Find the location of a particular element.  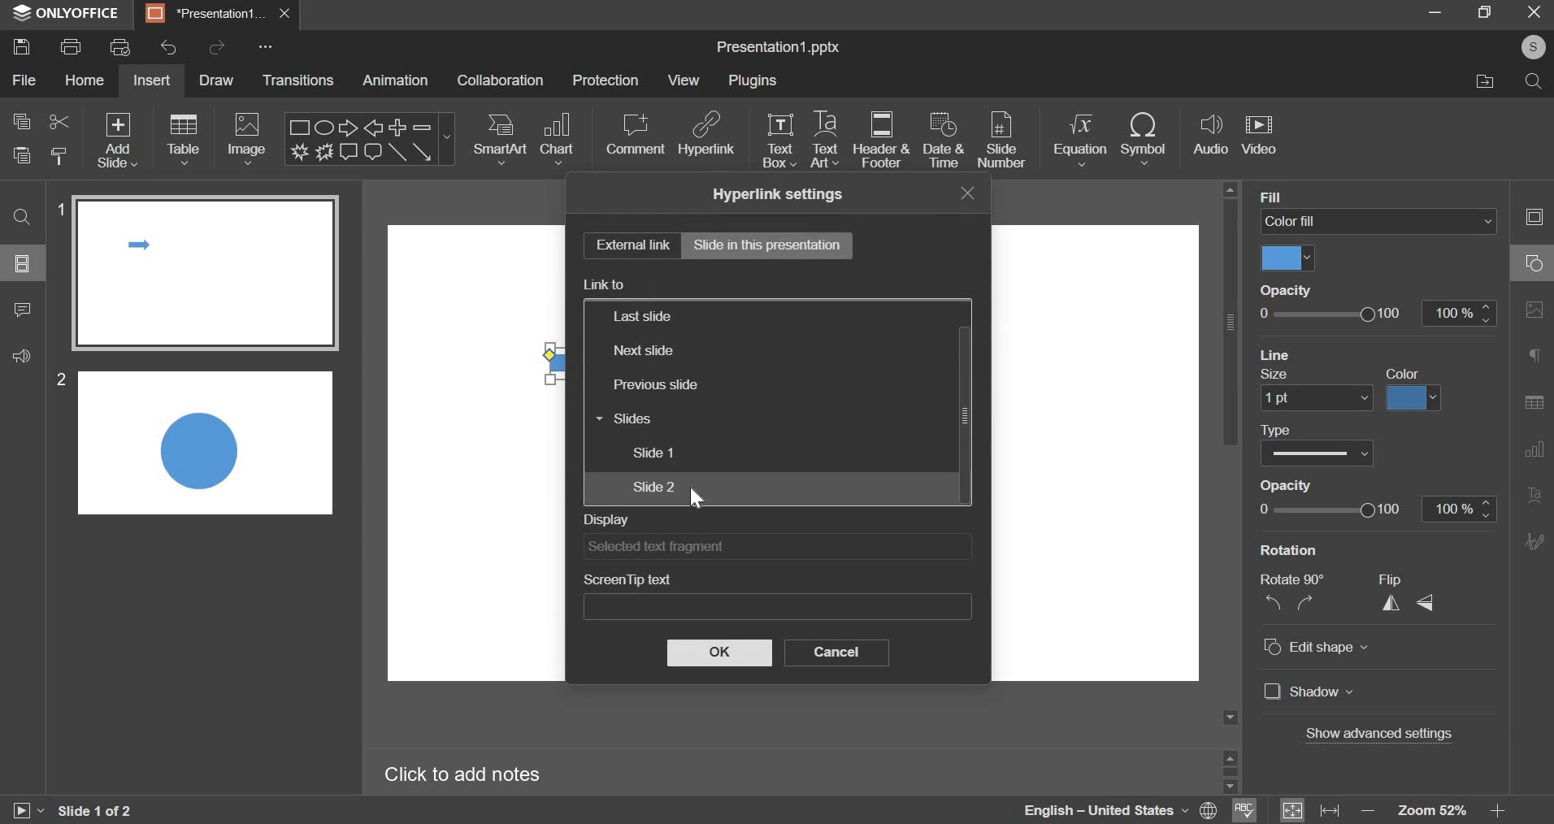

slide in this presentation is located at coordinates (766, 244).